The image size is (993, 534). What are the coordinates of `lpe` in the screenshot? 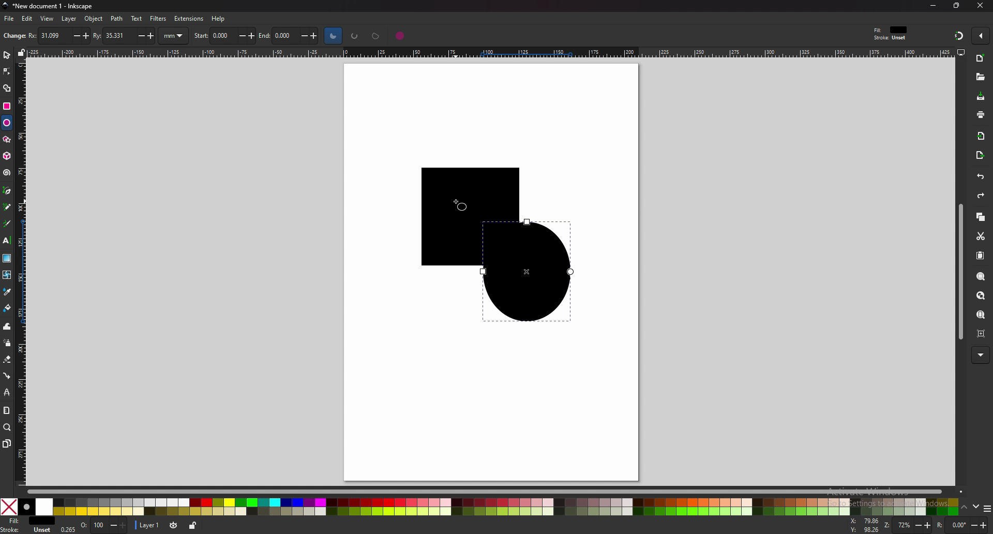 It's located at (7, 392).